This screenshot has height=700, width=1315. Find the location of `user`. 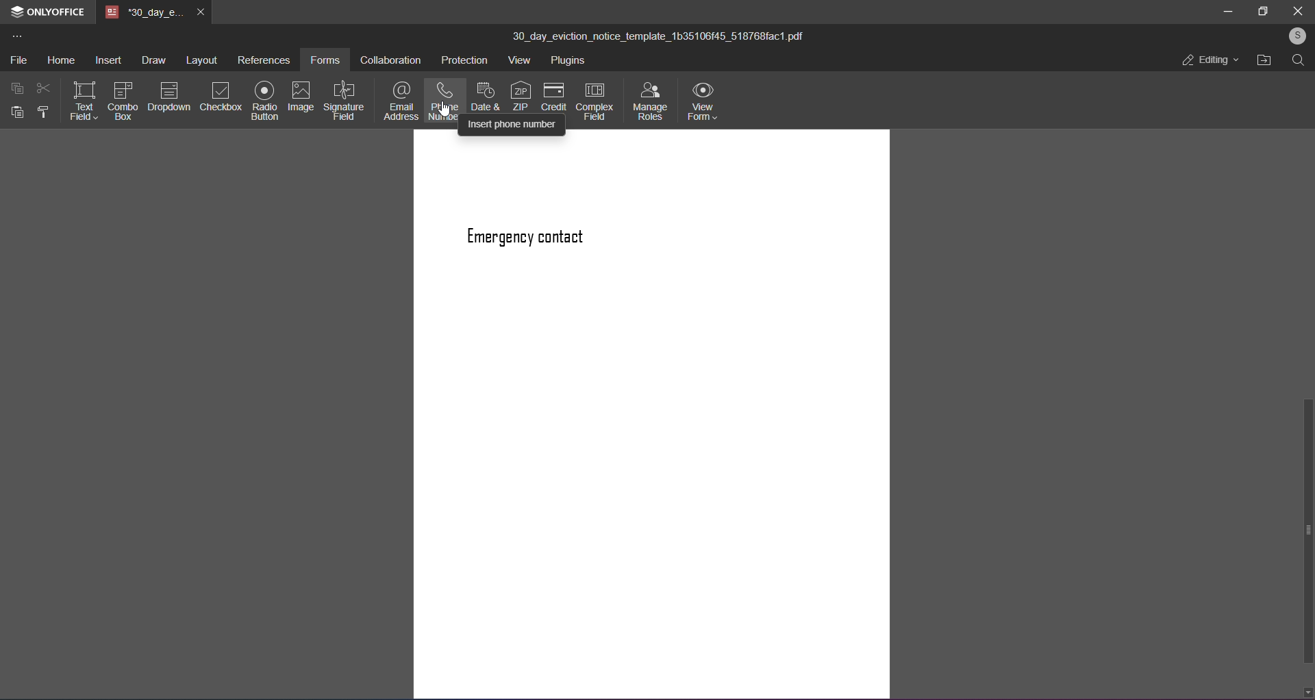

user is located at coordinates (1296, 38).